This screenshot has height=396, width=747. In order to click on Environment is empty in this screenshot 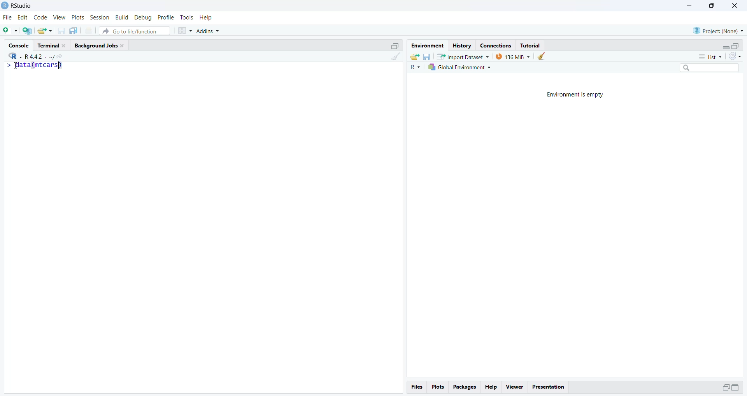, I will do `click(576, 94)`.